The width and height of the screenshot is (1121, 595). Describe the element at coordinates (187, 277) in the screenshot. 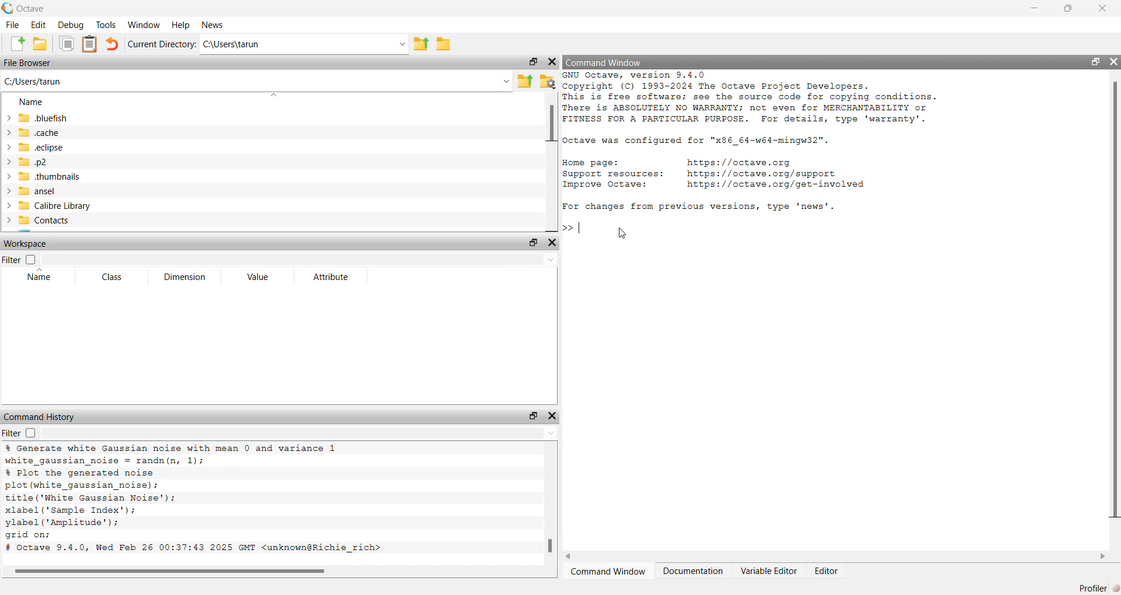

I see `Dimension` at that location.